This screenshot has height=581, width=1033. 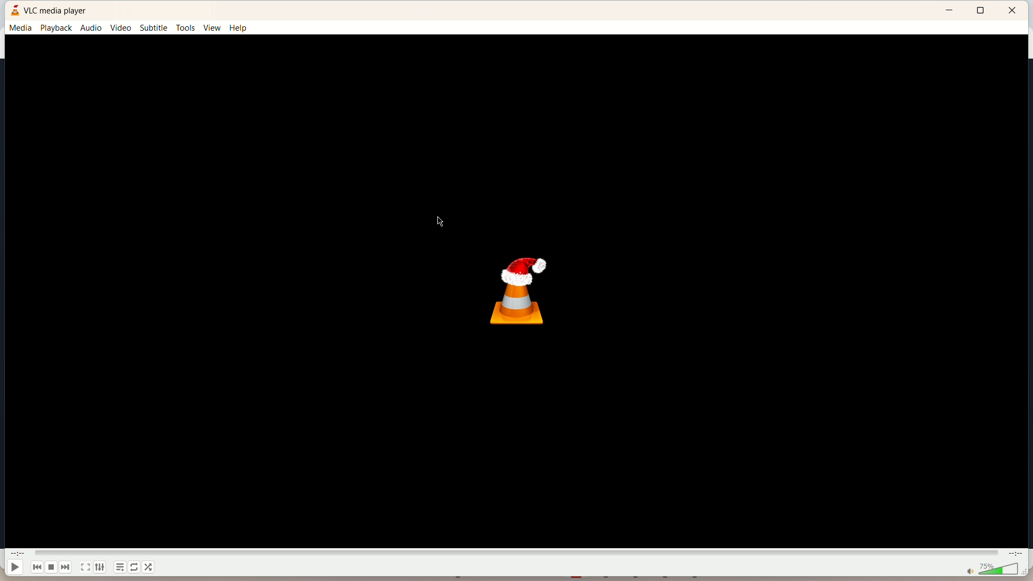 I want to click on video, so click(x=121, y=28).